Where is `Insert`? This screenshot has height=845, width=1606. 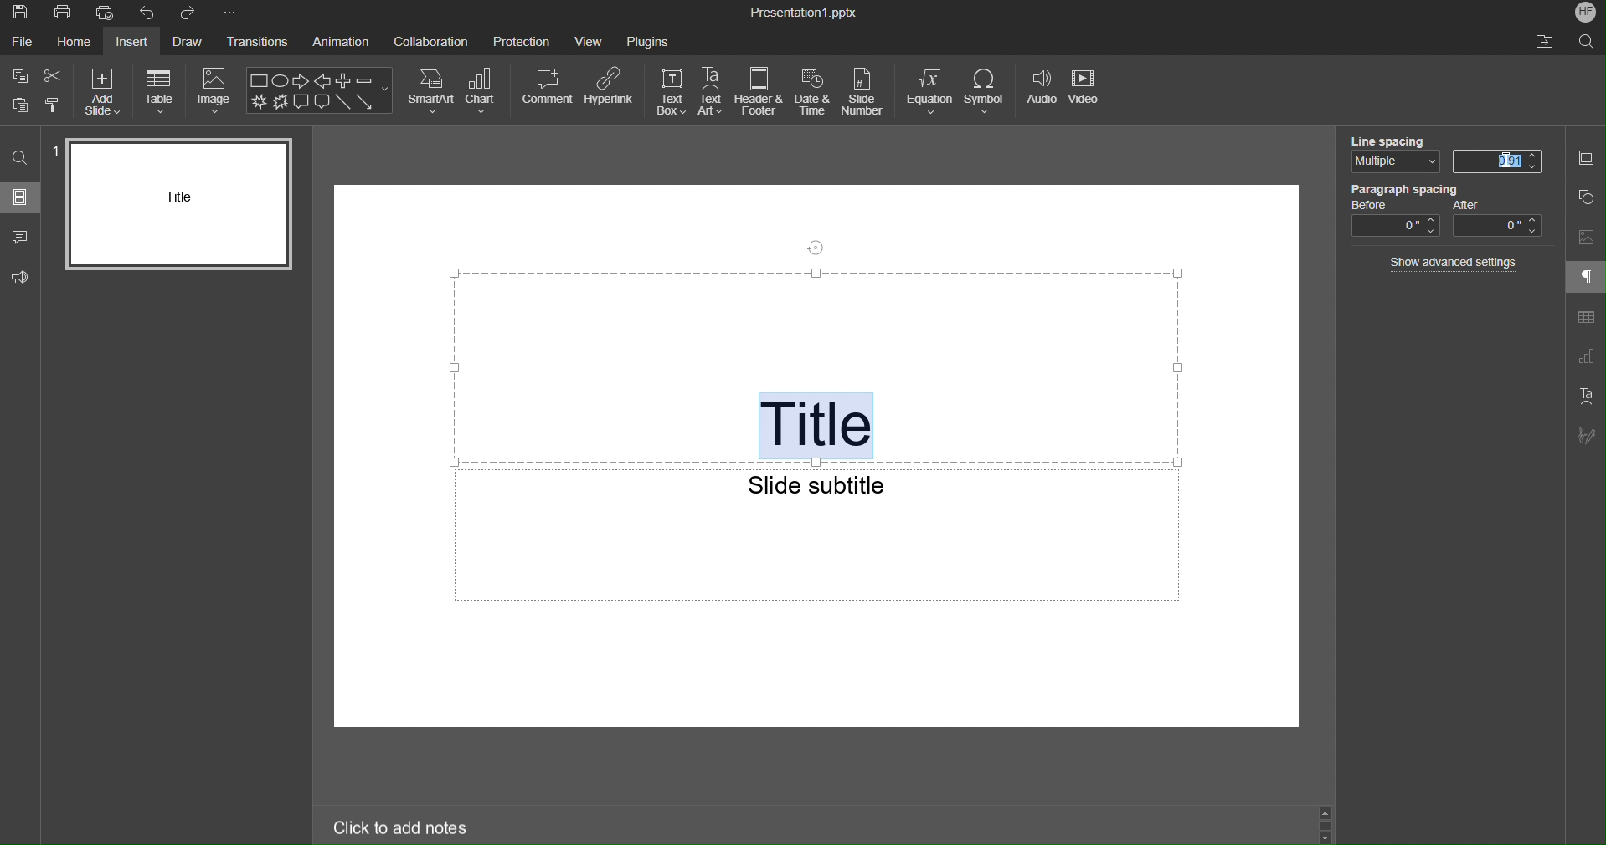
Insert is located at coordinates (130, 43).